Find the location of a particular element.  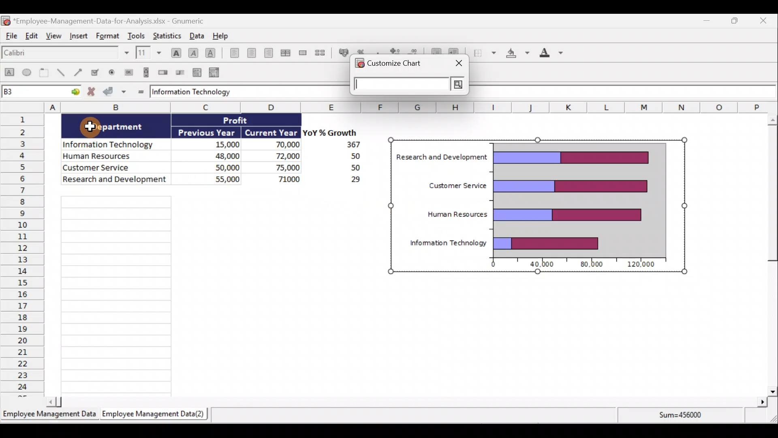

cell reference input is located at coordinates (402, 85).